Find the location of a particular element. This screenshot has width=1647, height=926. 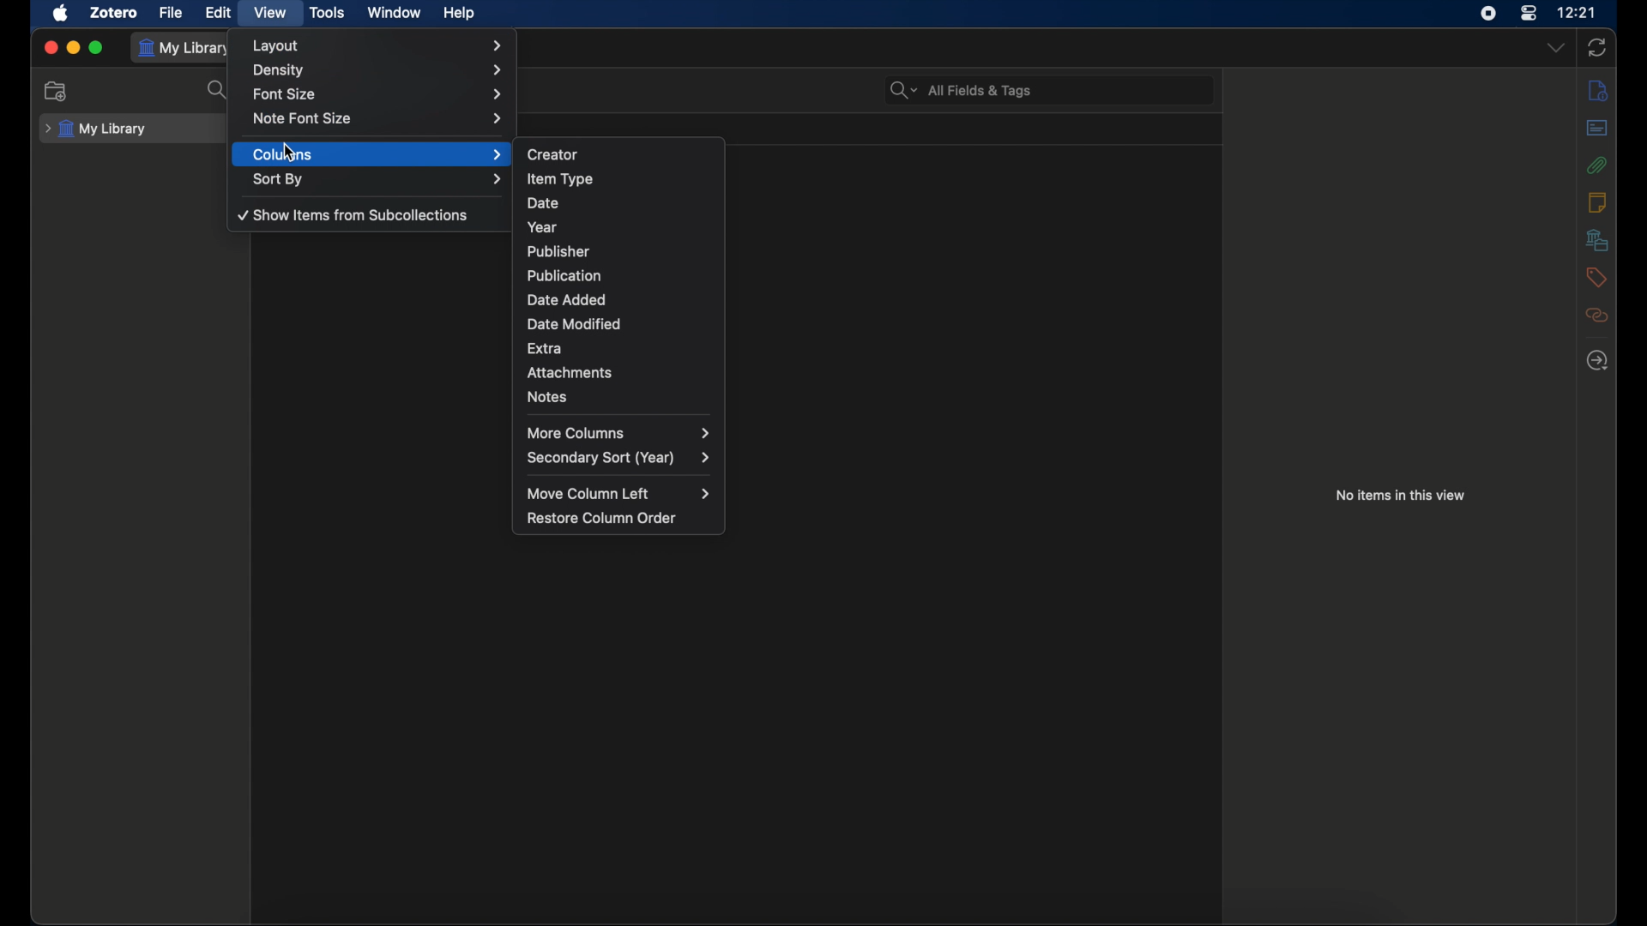

layout is located at coordinates (380, 45).